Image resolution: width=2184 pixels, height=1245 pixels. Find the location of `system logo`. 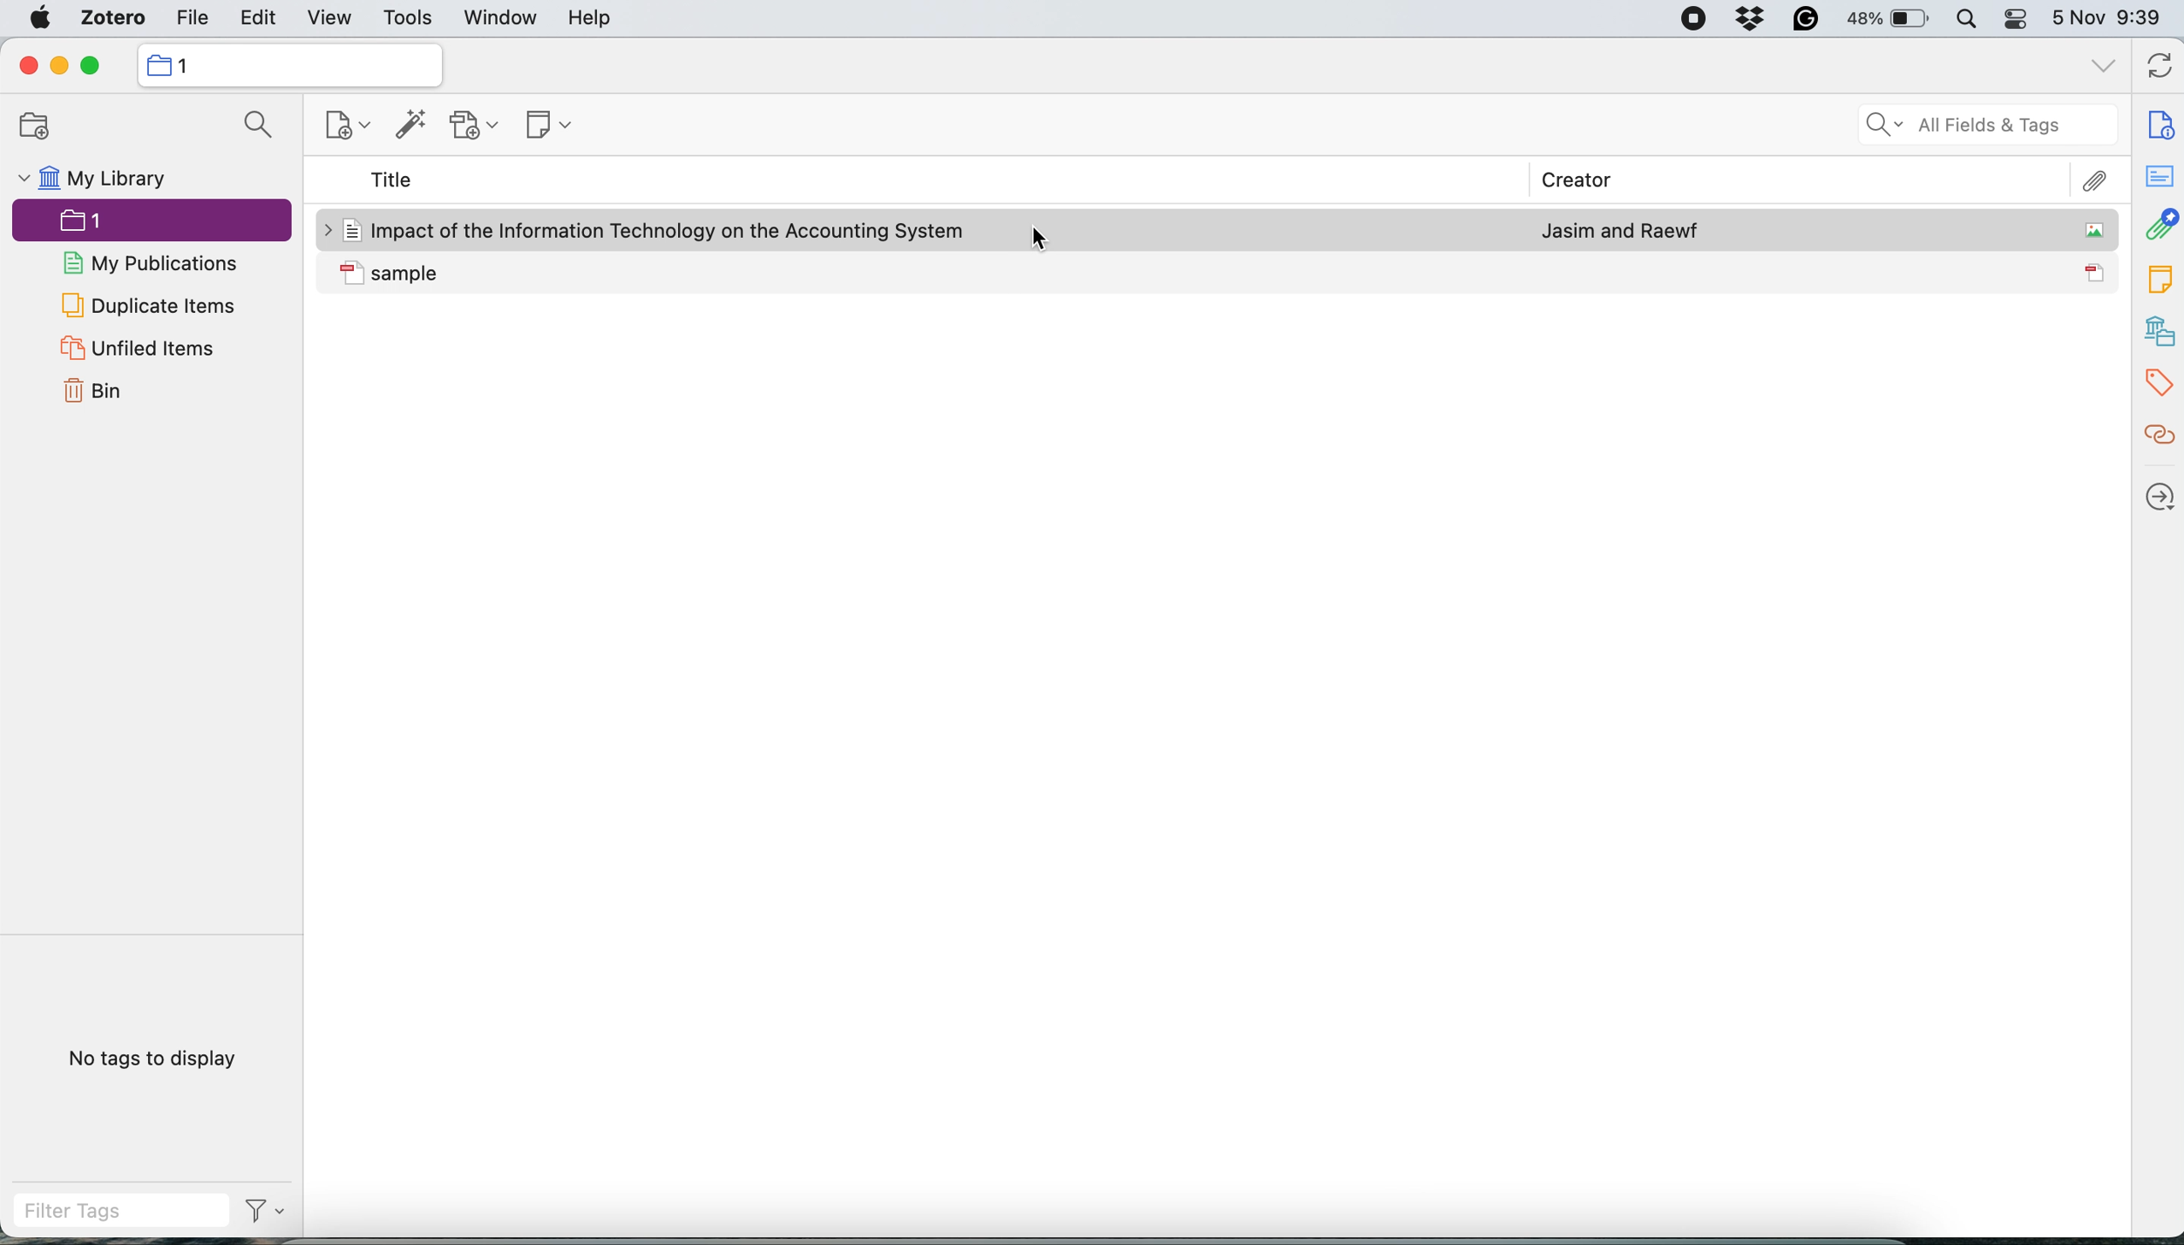

system logo is located at coordinates (38, 19).